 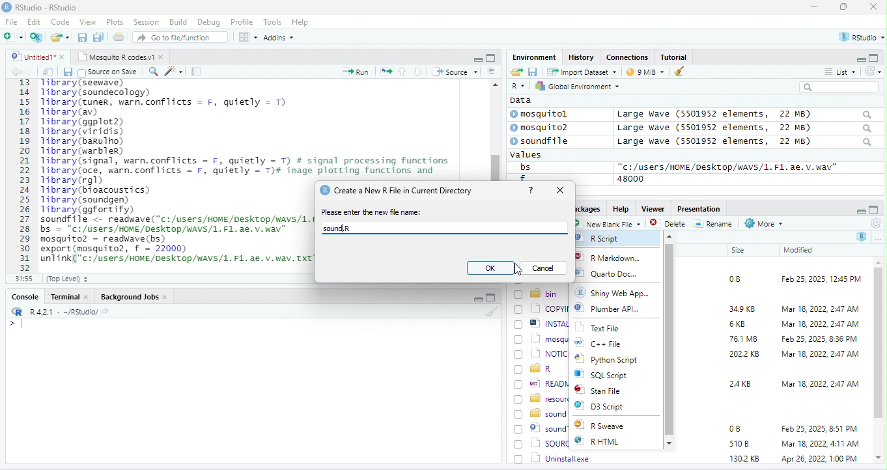 I want to click on  More , so click(x=763, y=224).